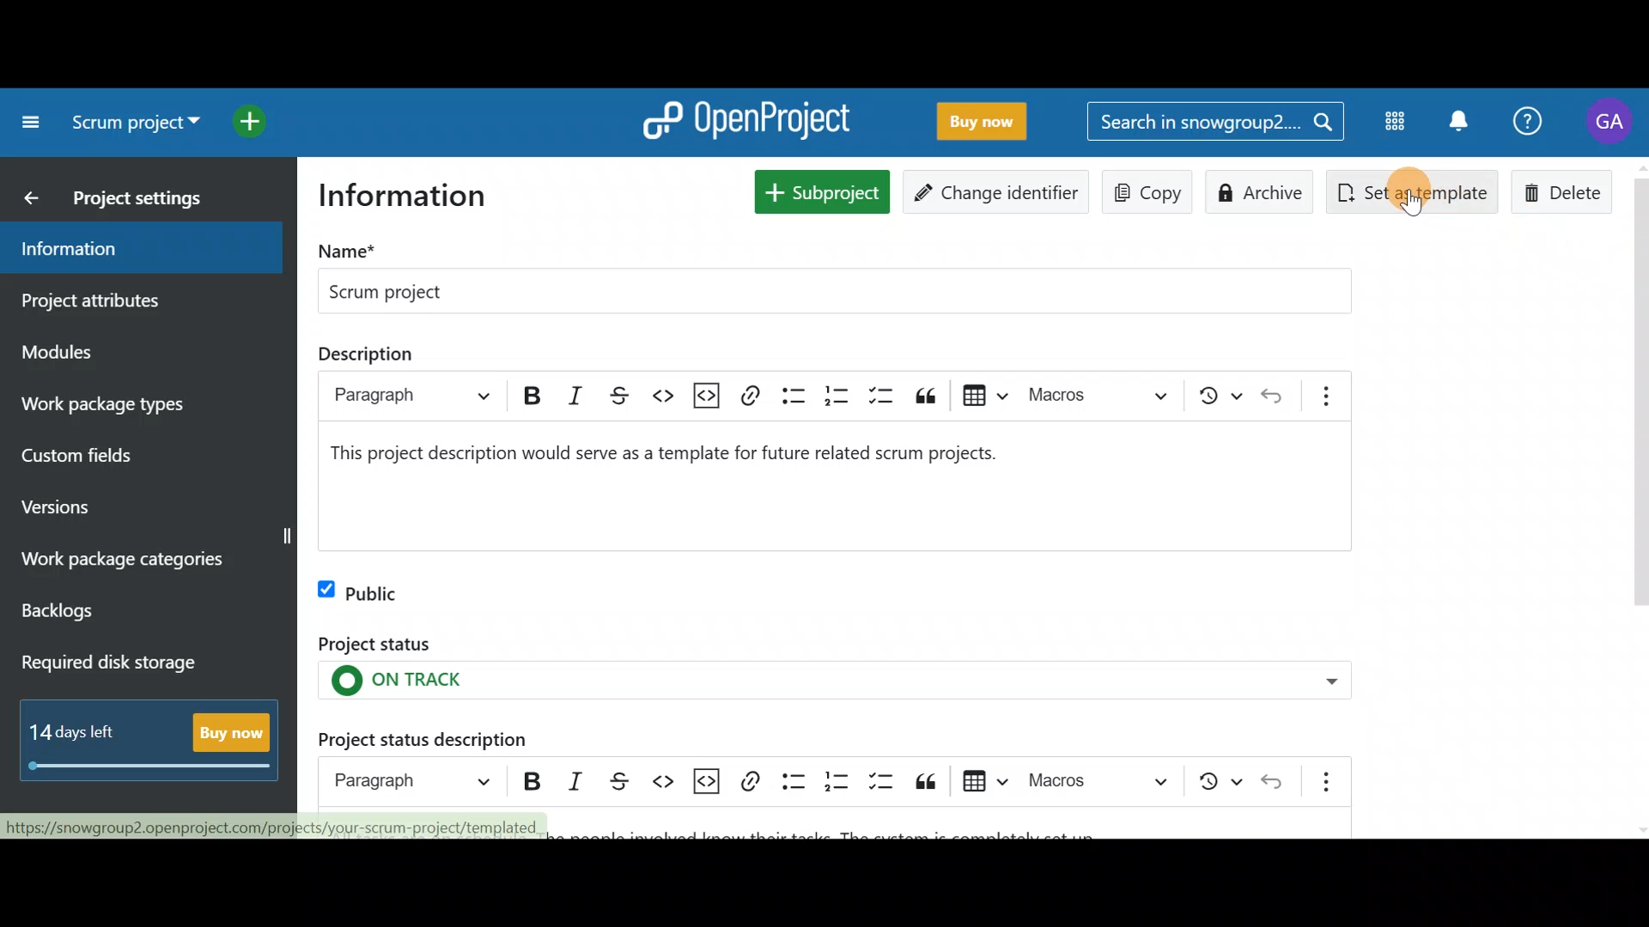  Describe the element at coordinates (880, 782) in the screenshot. I see `To-do list` at that location.